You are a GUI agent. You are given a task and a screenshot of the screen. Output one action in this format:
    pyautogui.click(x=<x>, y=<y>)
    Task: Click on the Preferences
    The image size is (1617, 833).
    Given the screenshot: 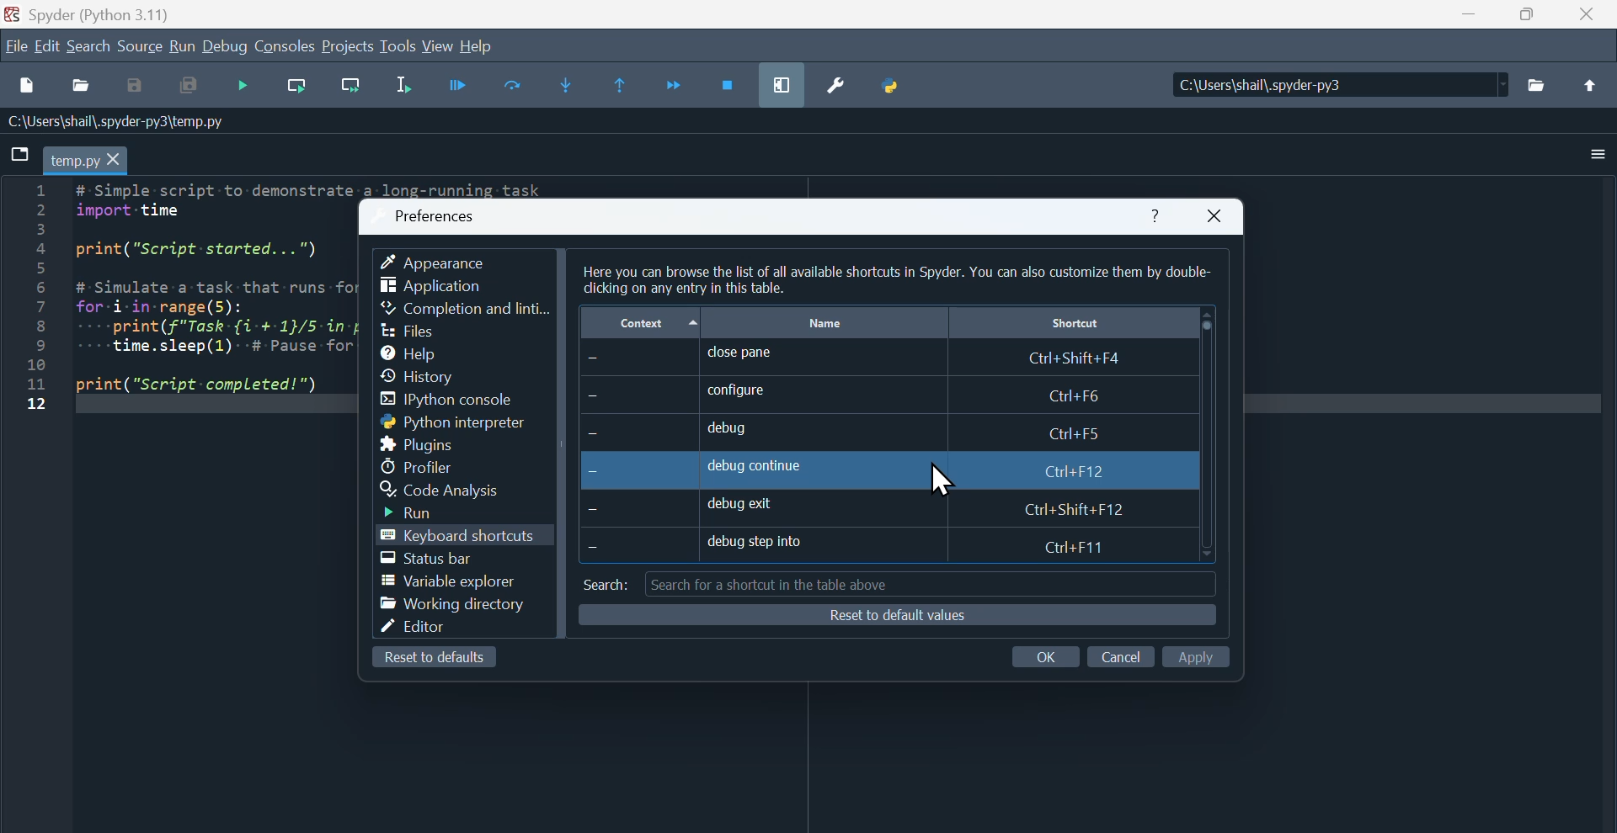 What is the action you would take?
    pyautogui.click(x=841, y=91)
    